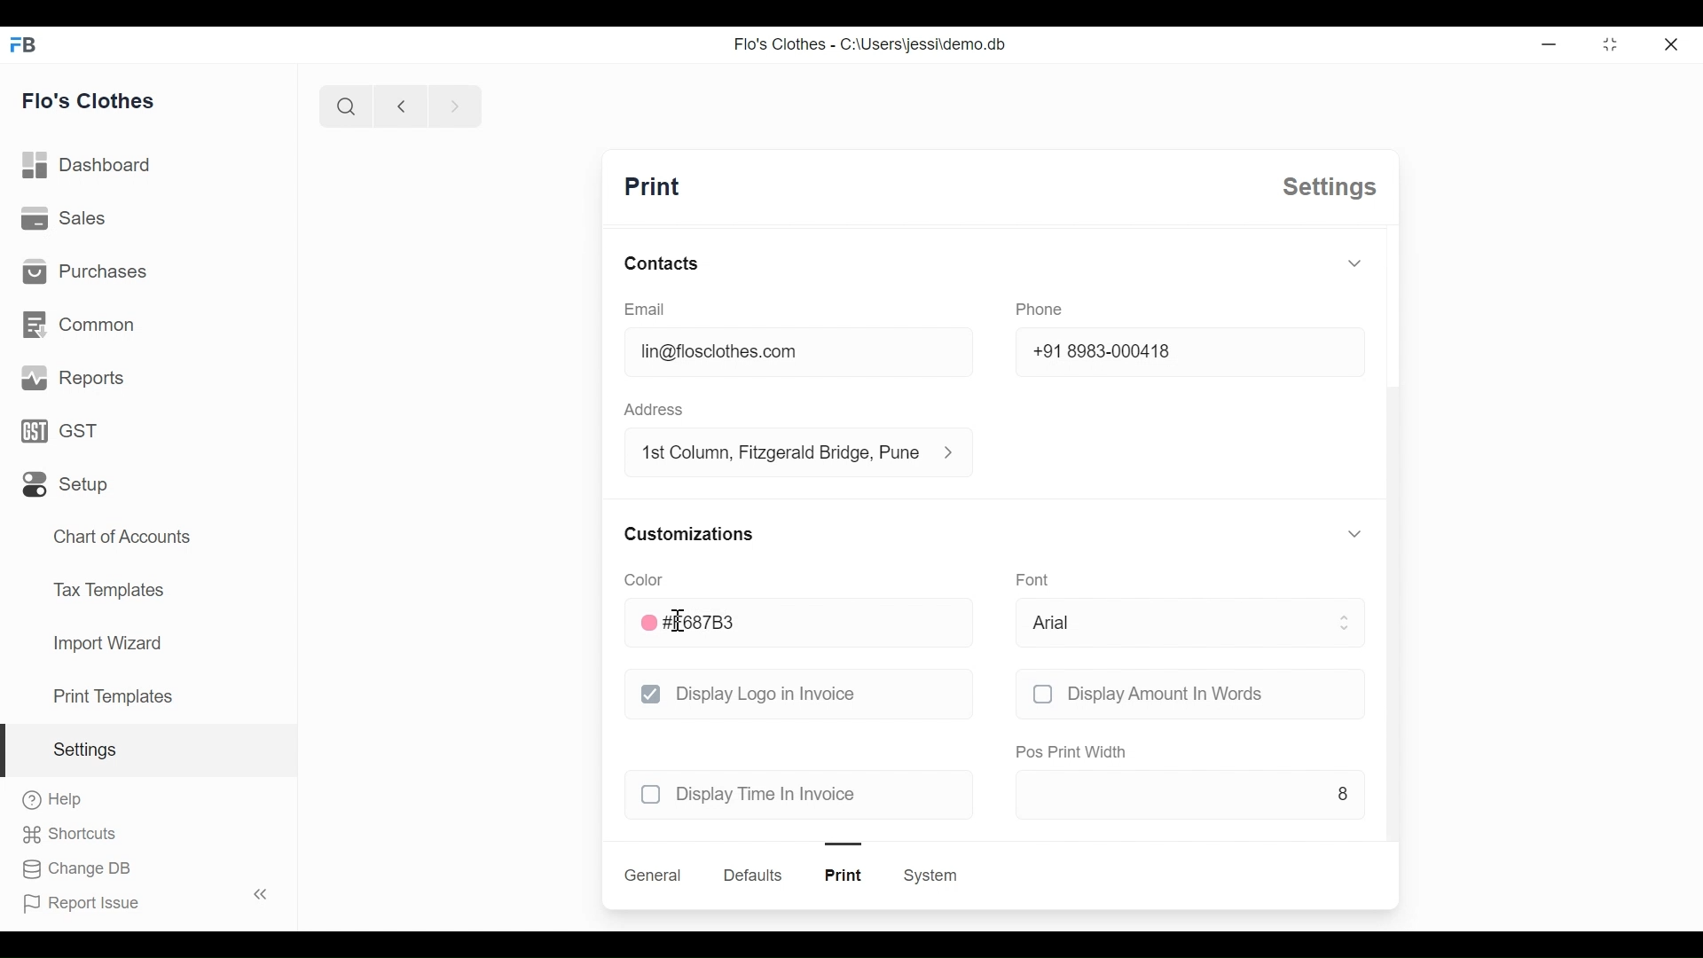  Describe the element at coordinates (1352, 534) in the screenshot. I see `toggle expand/collapse` at that location.